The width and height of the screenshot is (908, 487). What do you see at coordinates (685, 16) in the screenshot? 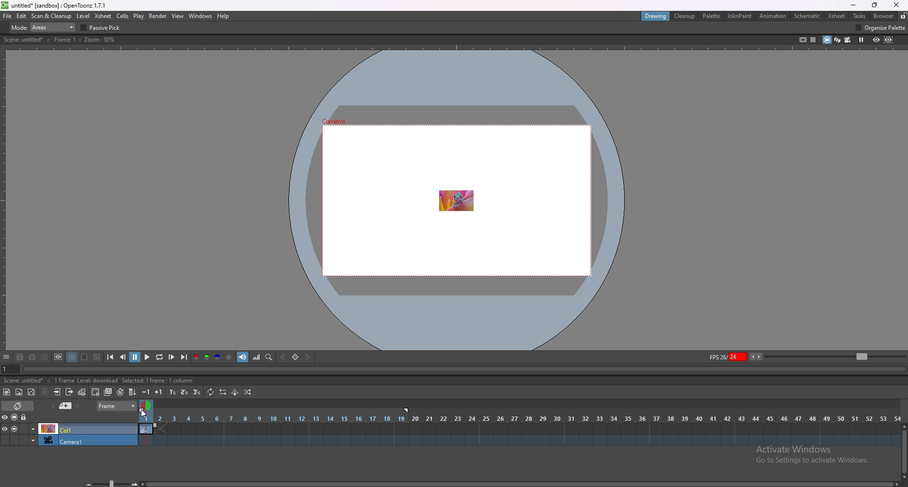
I see `cleanup` at bounding box center [685, 16].